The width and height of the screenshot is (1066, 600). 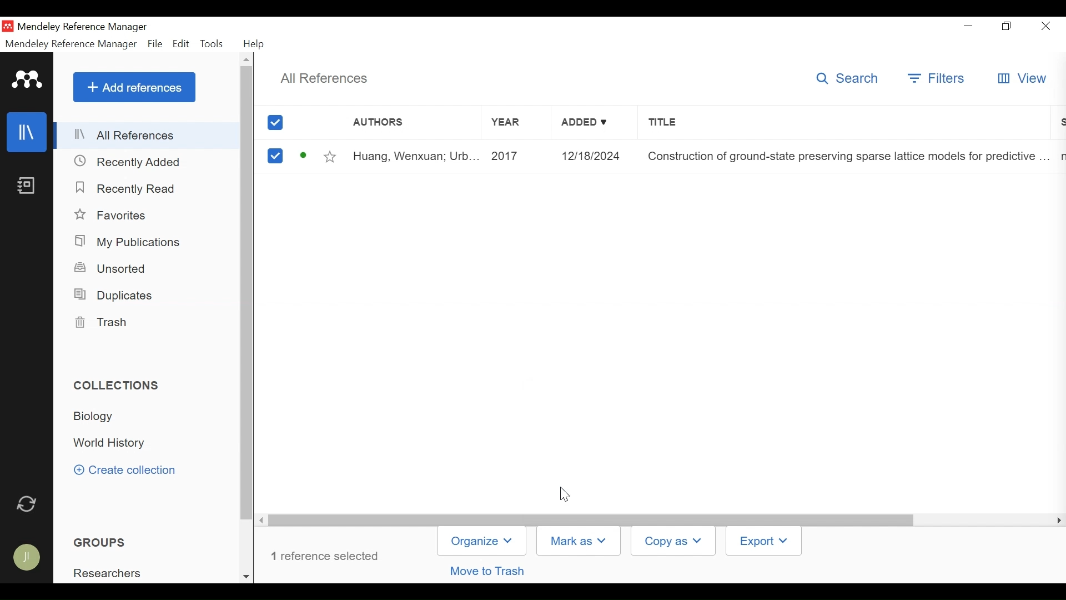 I want to click on Restore, so click(x=1007, y=25).